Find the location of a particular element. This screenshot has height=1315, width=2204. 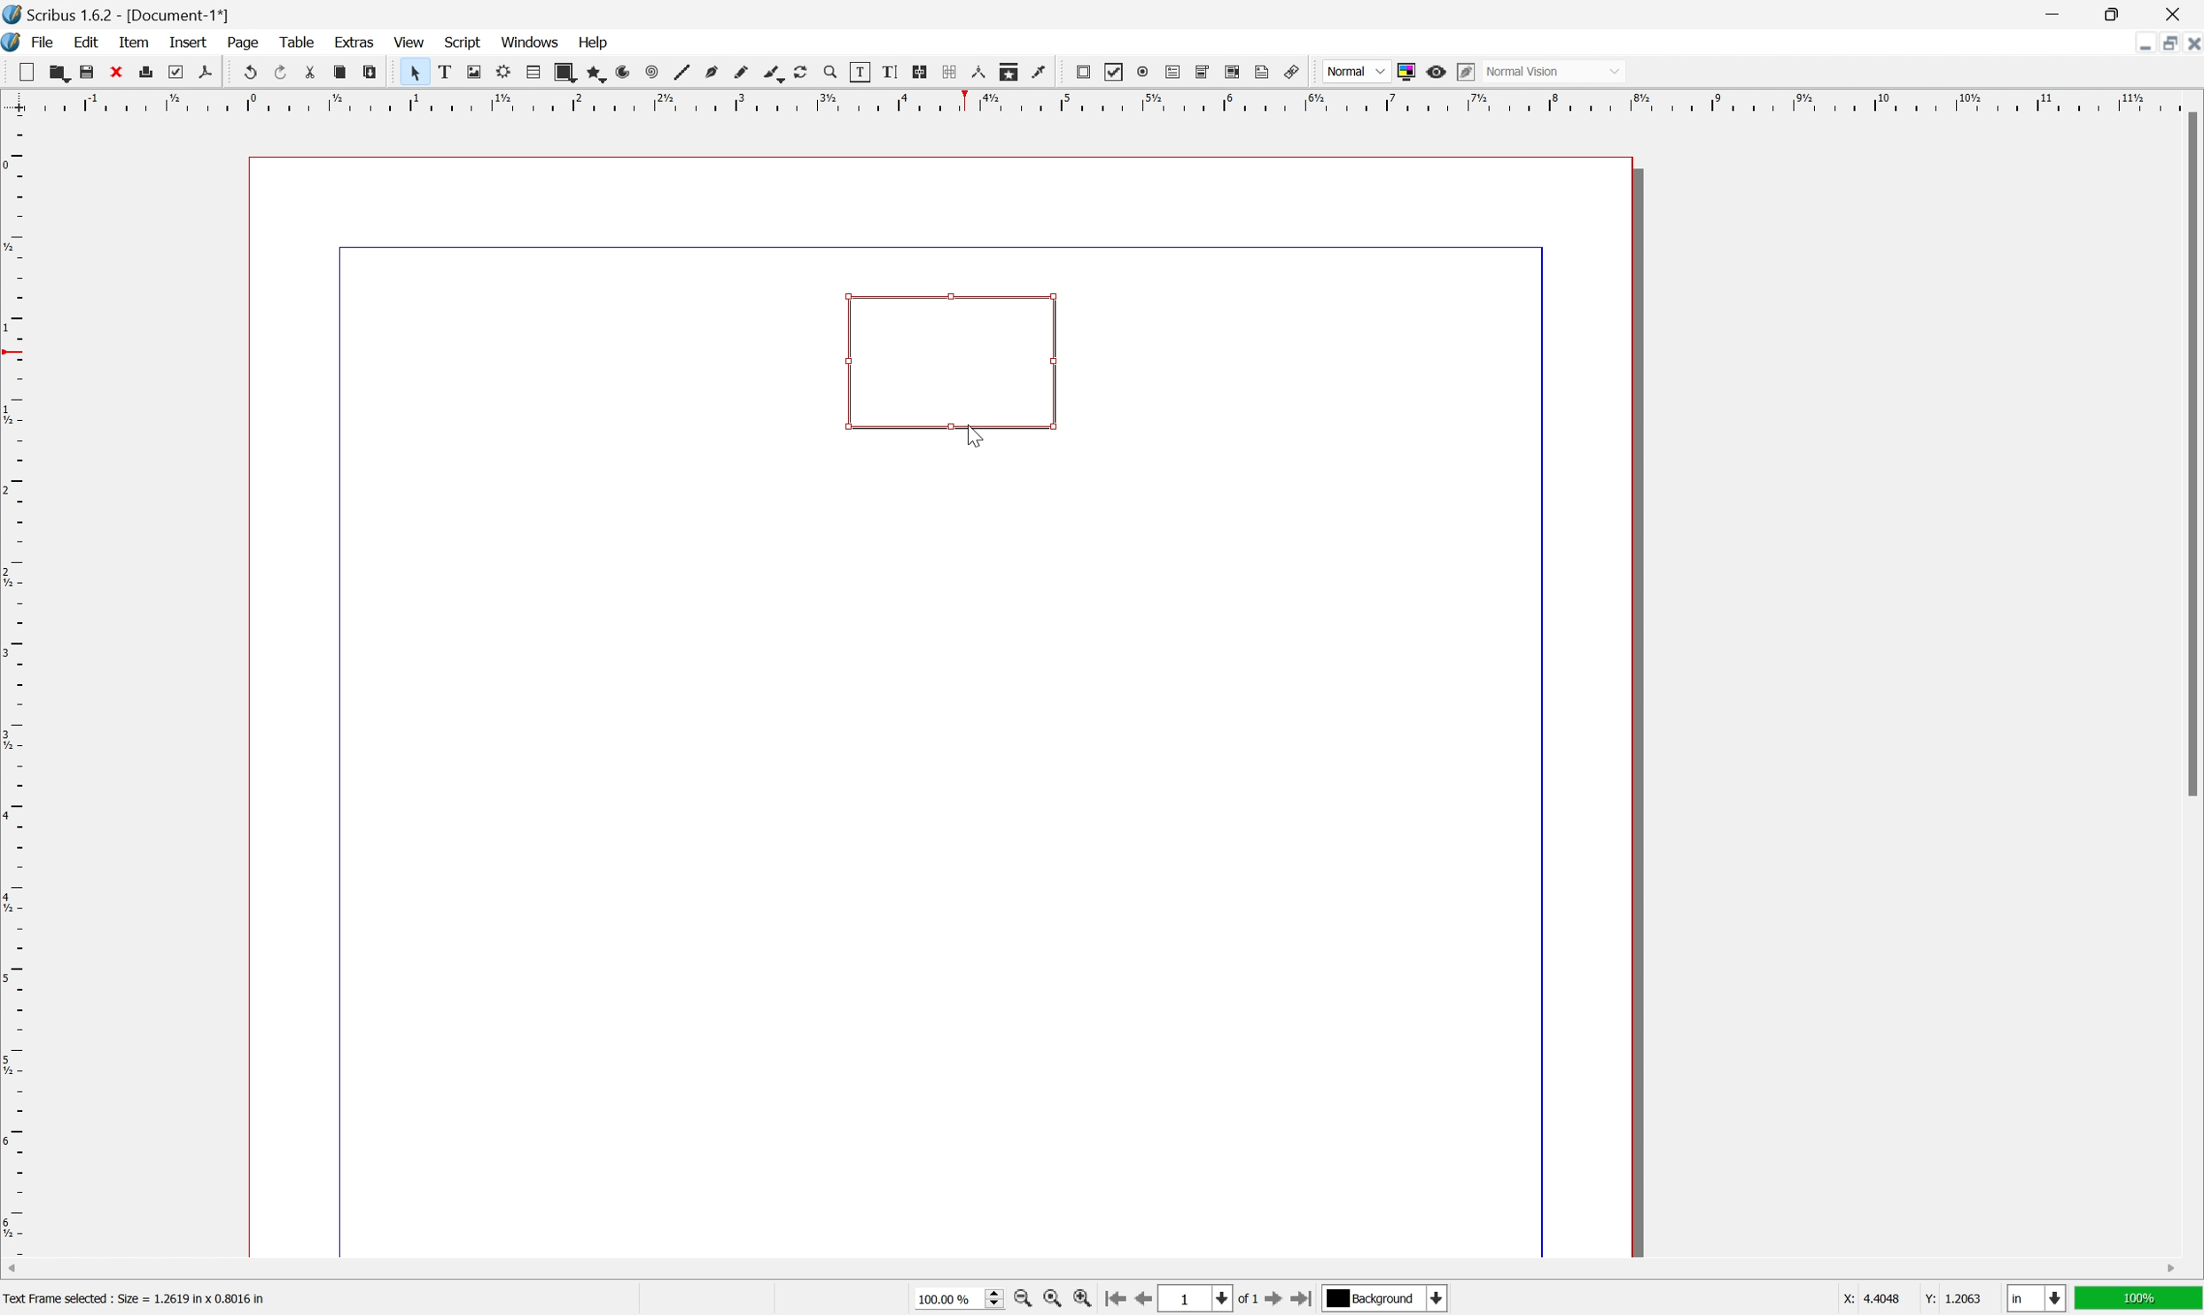

help is located at coordinates (593, 43).